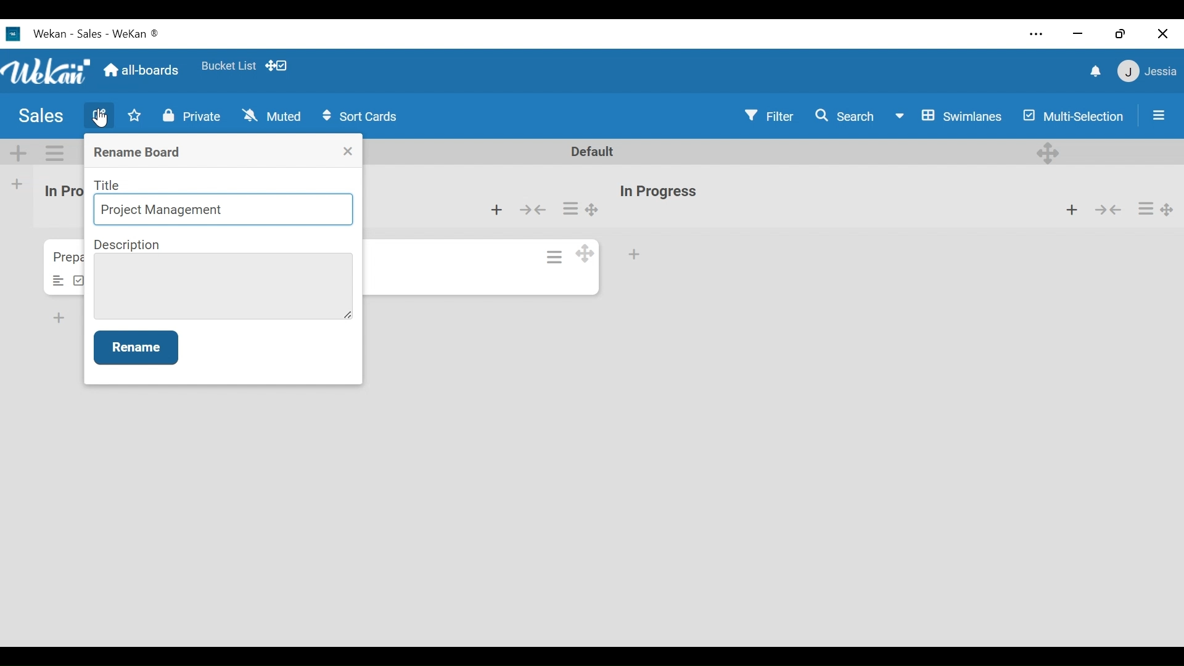  Describe the element at coordinates (134, 115) in the screenshot. I see `Toggle Favorites` at that location.